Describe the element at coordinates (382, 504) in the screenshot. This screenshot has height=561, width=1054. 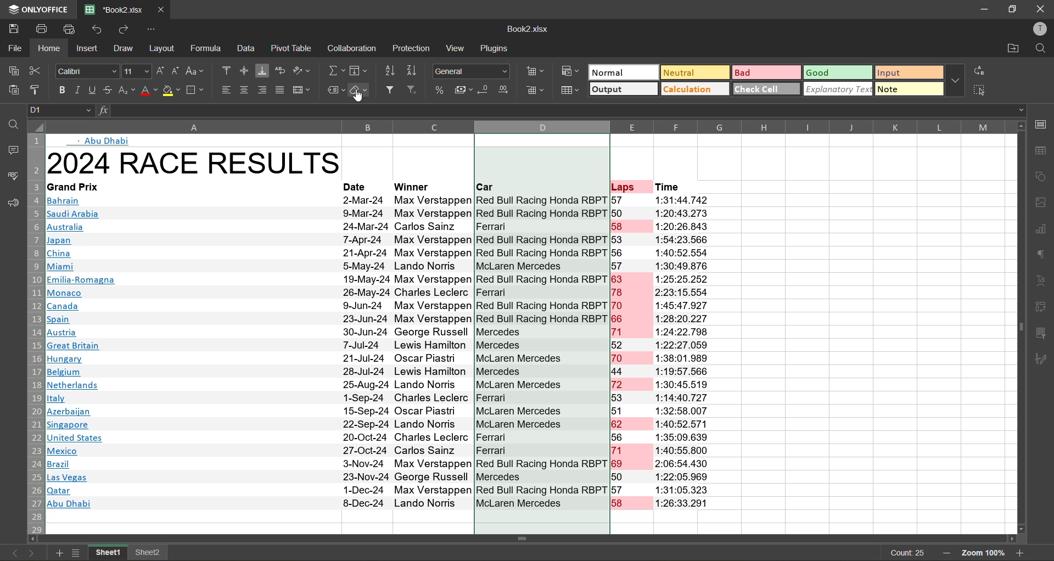
I see `Abu Dhabi 8-Dec-24 Lando Norris McLaren Mercedes 58 1:26:33.291` at that location.